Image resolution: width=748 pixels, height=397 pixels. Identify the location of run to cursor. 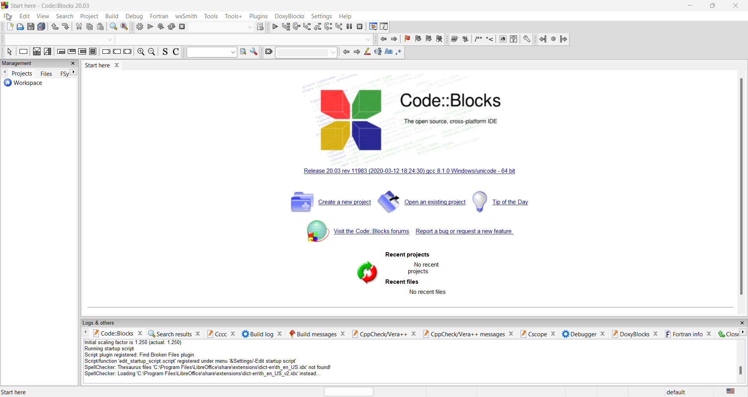
(286, 26).